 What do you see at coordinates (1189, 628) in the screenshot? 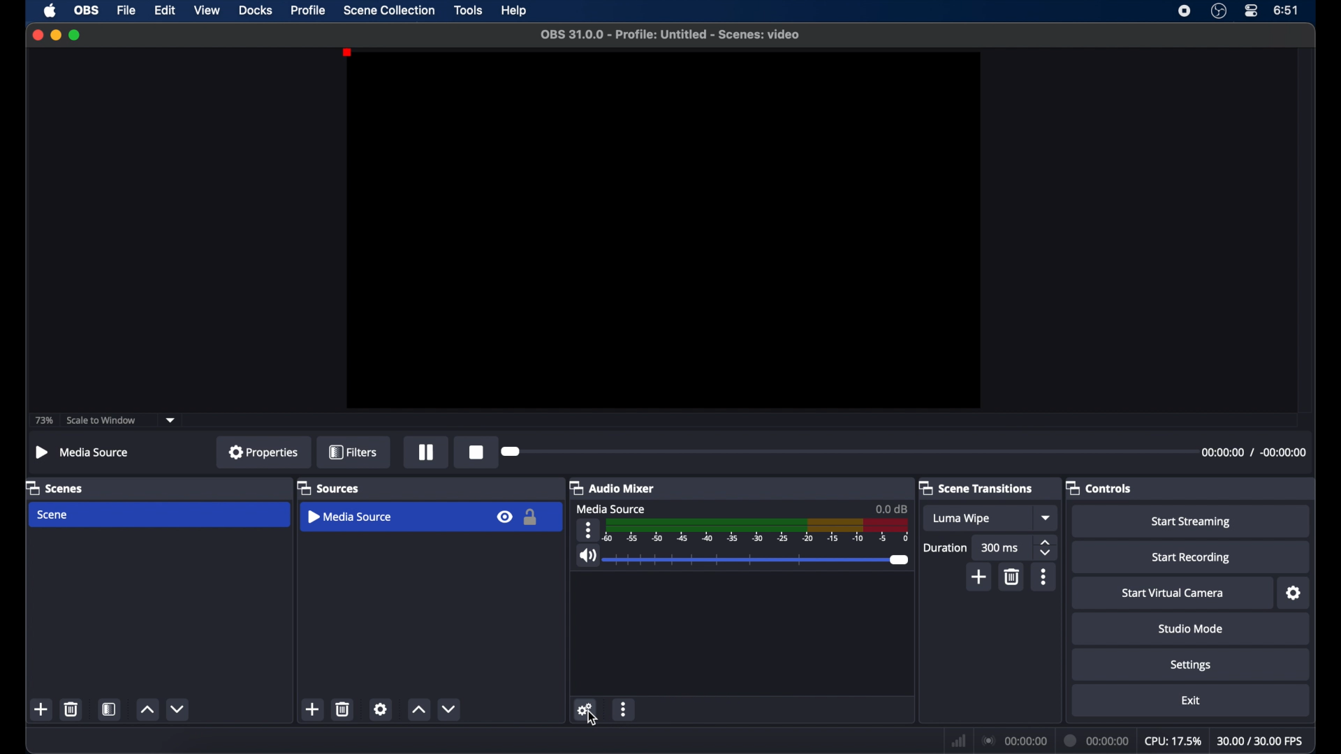
I see `studio mode` at bounding box center [1189, 628].